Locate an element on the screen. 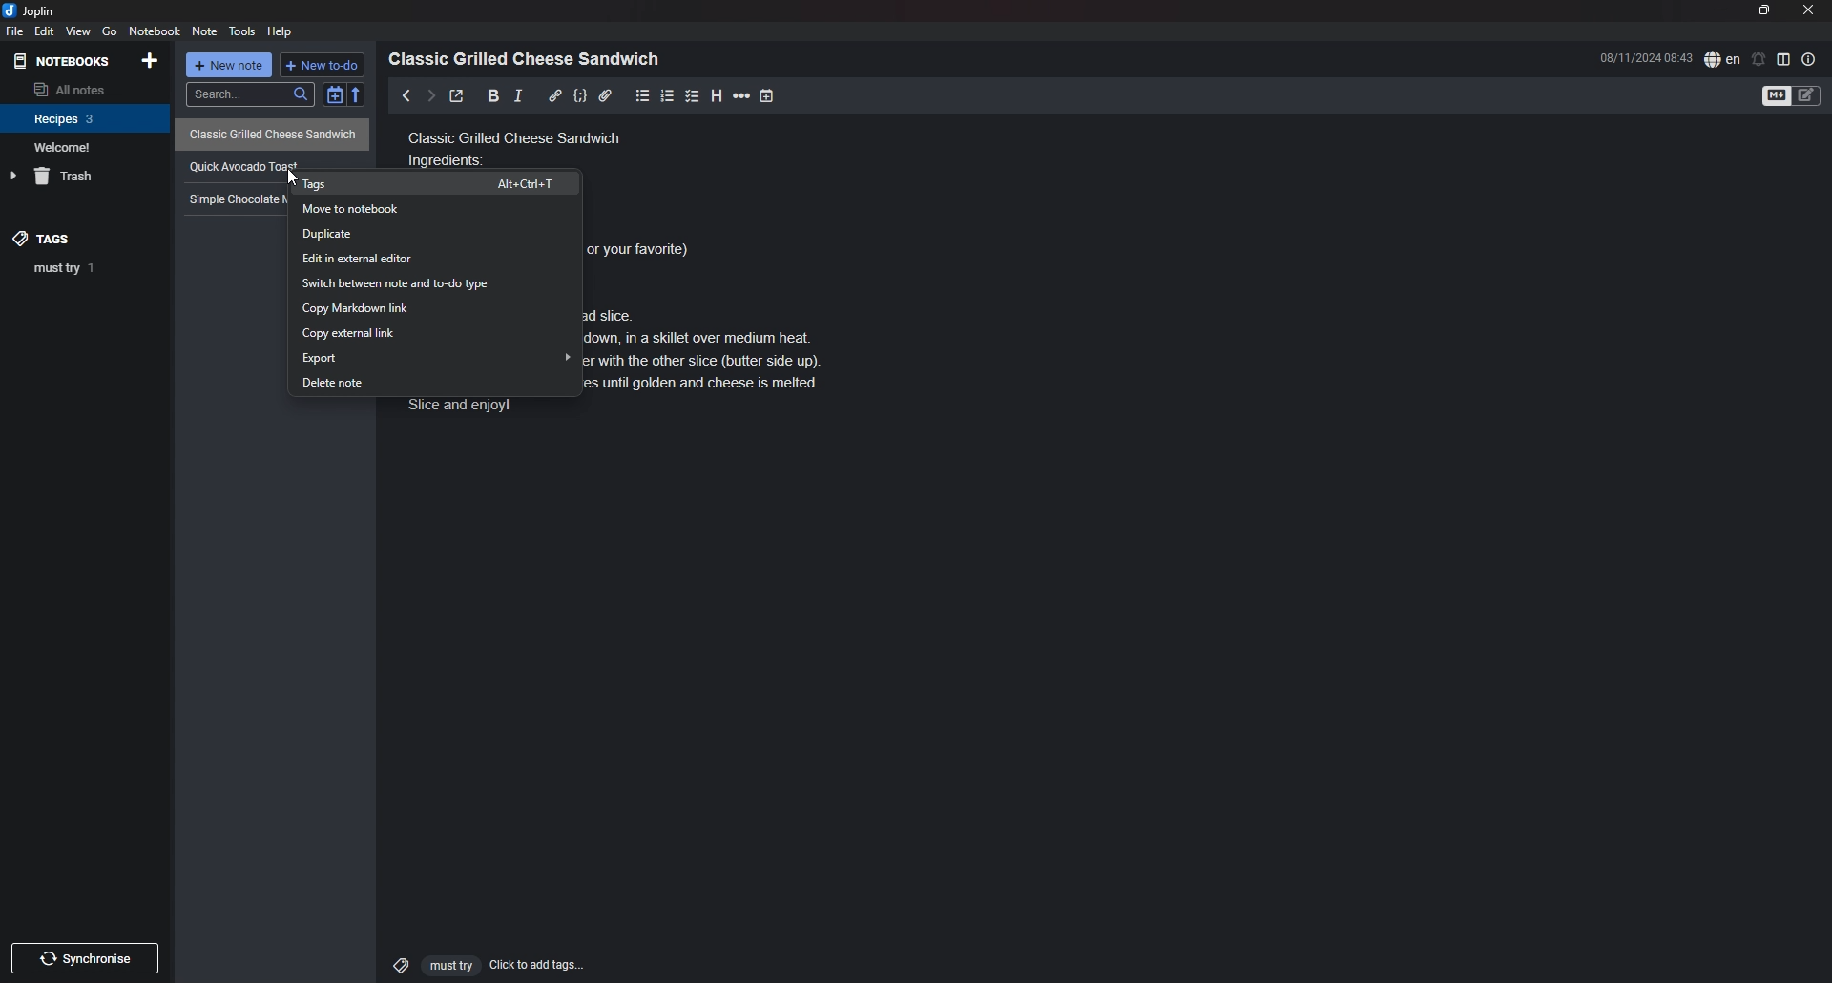 This screenshot has width=1832, height=983. Help is located at coordinates (281, 31).